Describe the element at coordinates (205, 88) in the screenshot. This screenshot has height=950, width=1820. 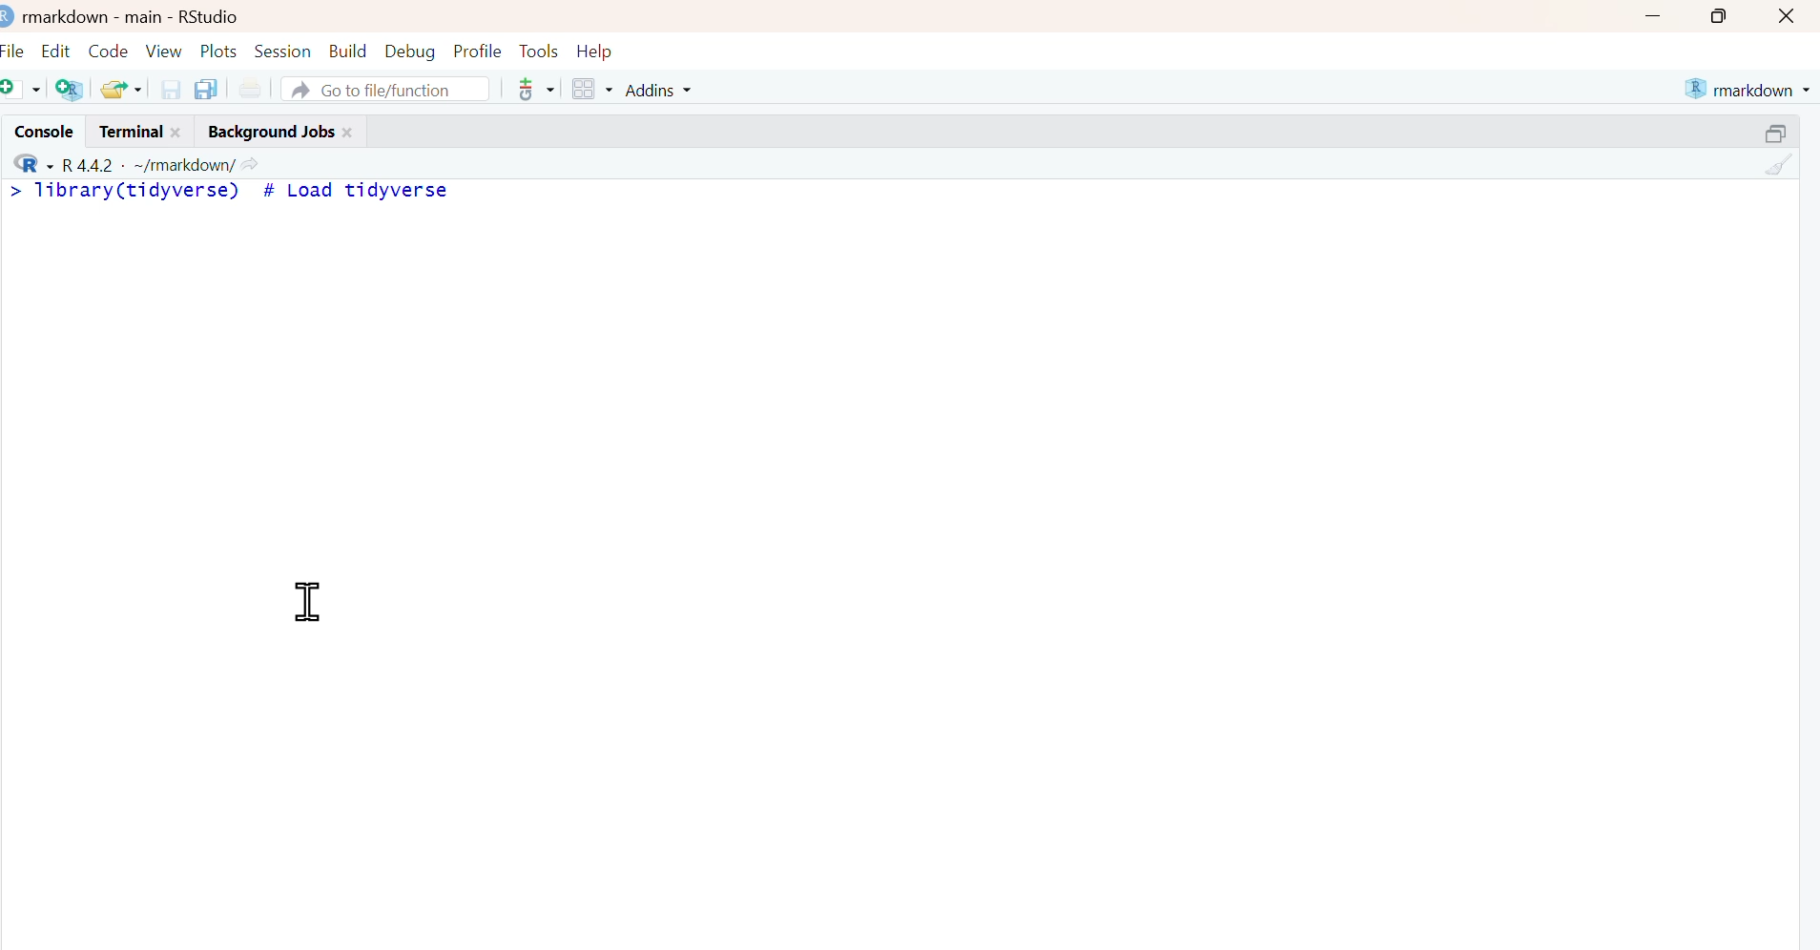
I see `save all` at that location.